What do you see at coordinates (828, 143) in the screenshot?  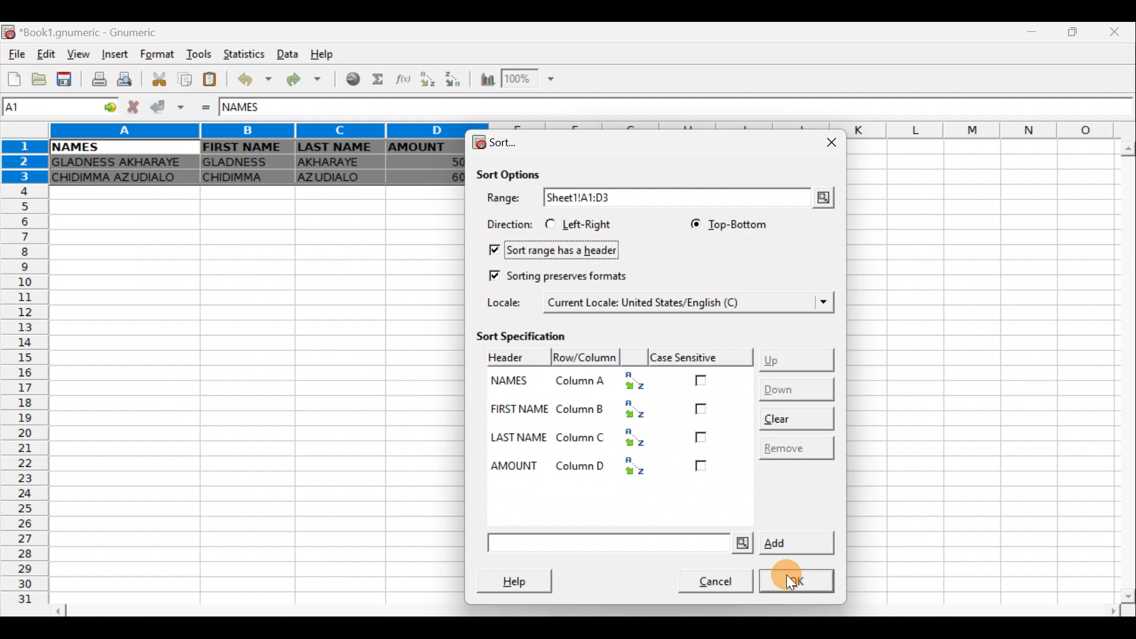 I see `Close` at bounding box center [828, 143].